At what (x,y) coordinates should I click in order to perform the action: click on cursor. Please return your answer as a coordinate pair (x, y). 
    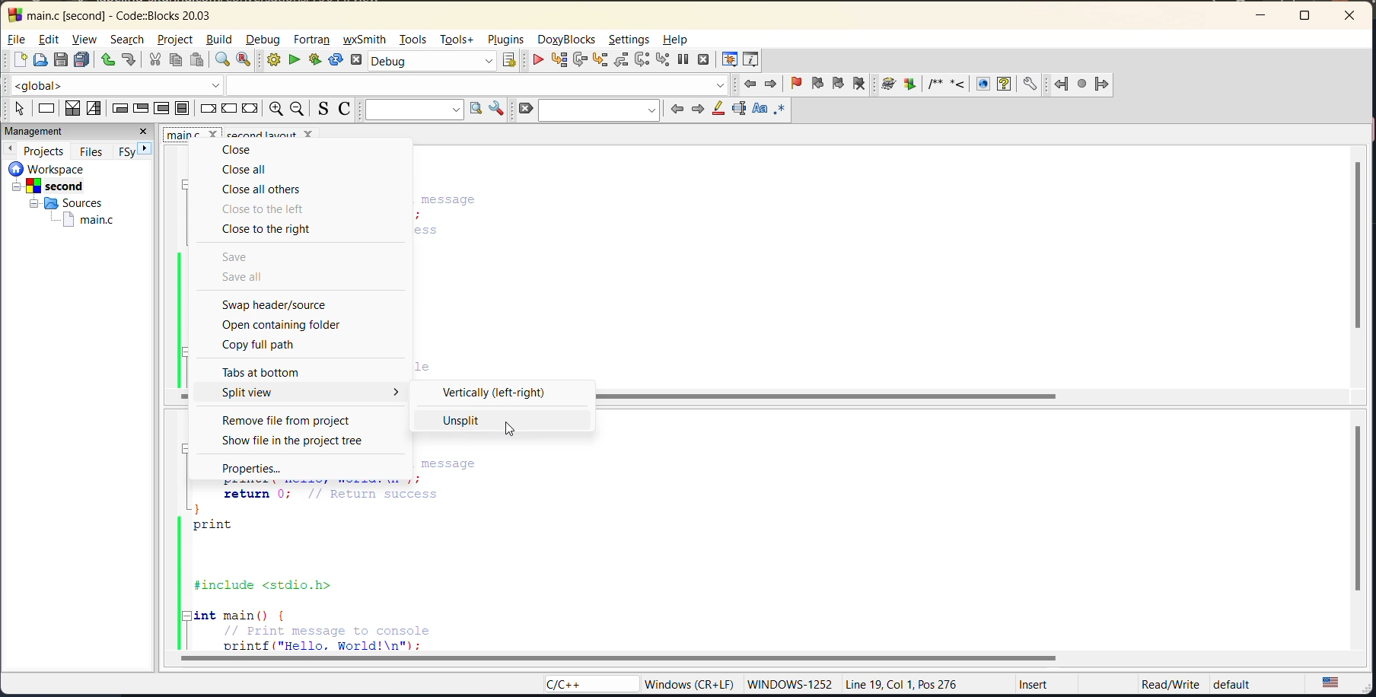
    Looking at the image, I should click on (514, 430).